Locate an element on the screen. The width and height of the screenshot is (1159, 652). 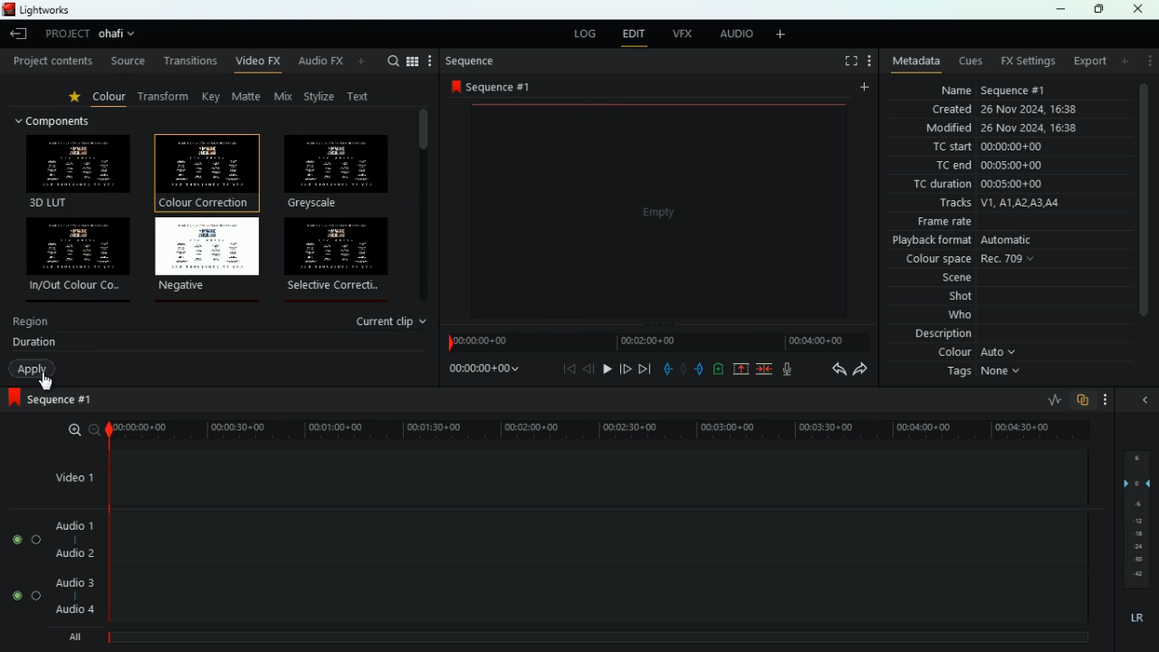
components is located at coordinates (62, 120).